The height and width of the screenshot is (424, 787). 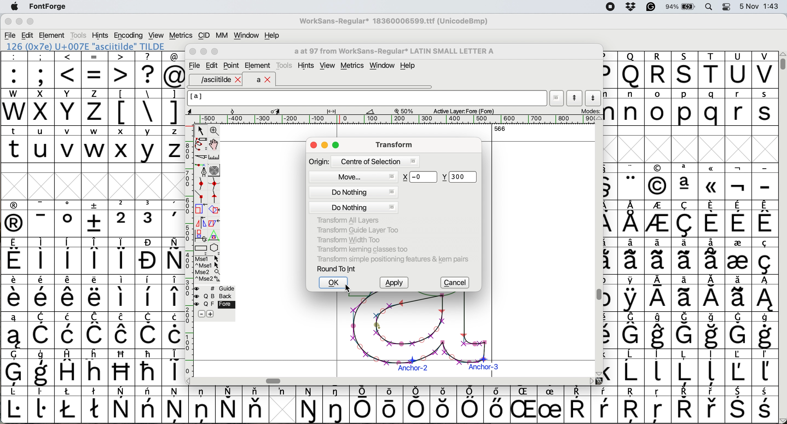 What do you see at coordinates (229, 404) in the screenshot?
I see `symbol` at bounding box center [229, 404].